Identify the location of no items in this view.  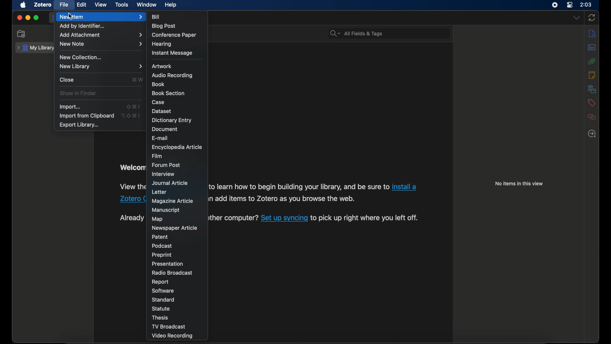
(519, 183).